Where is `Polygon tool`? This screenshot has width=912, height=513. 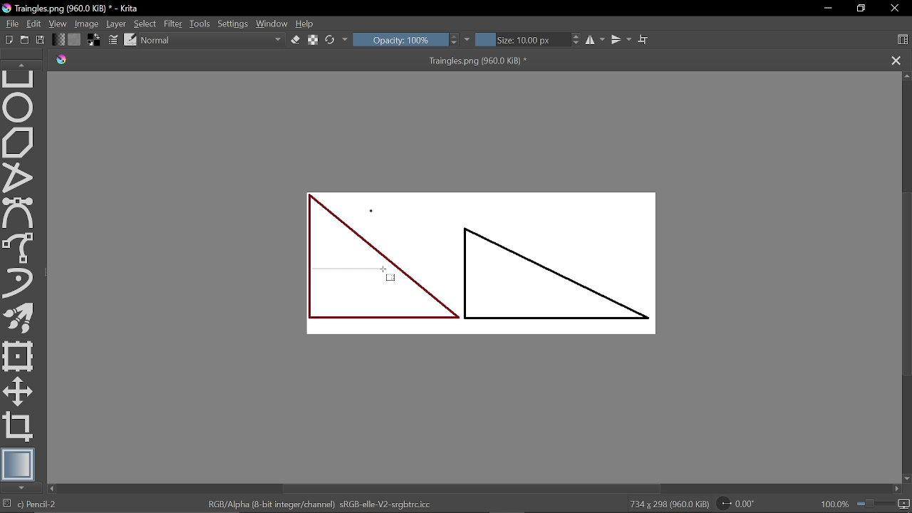
Polygon tool is located at coordinates (20, 142).